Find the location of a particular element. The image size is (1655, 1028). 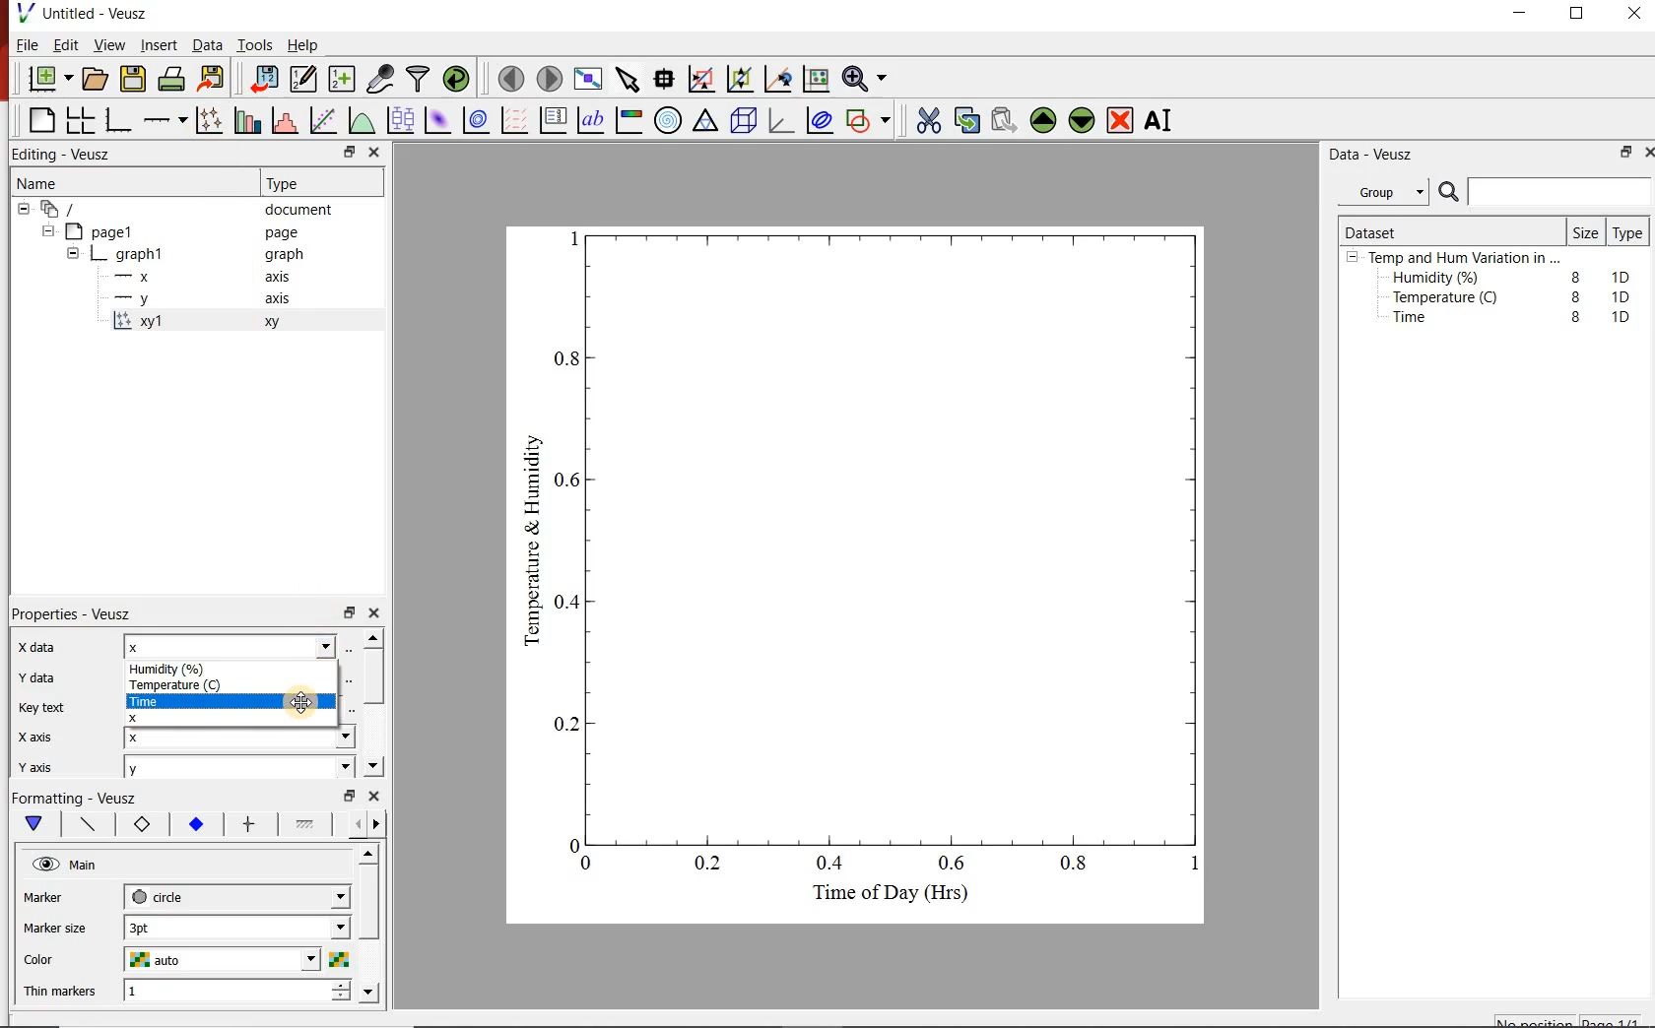

hide sub menu is located at coordinates (22, 212).